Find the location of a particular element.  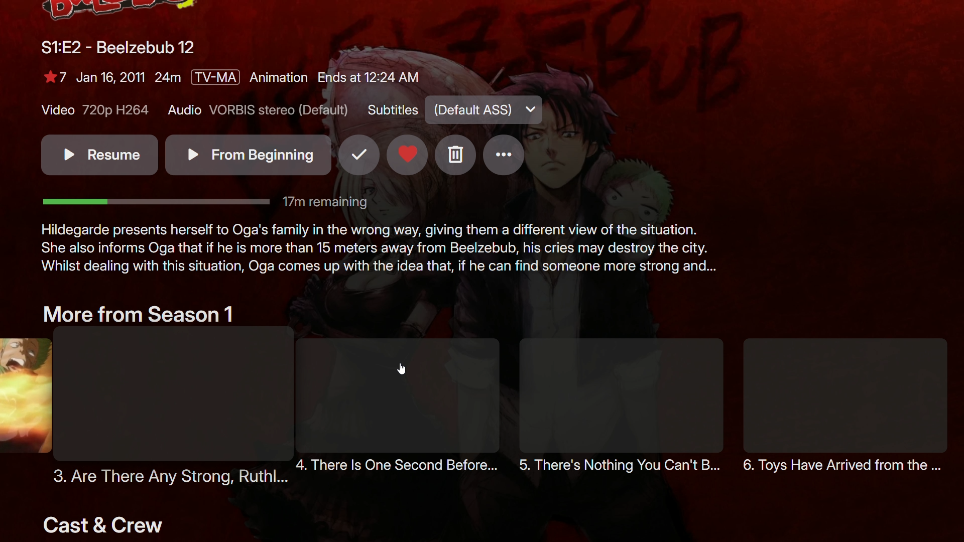

3. Are there any strong is located at coordinates (168, 410).